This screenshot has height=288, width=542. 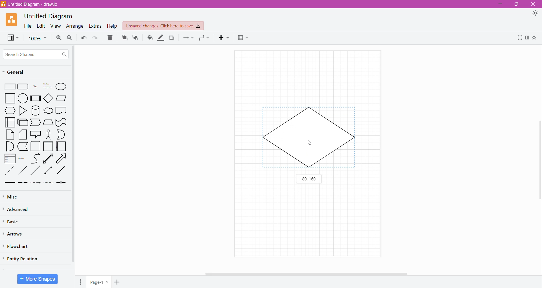 What do you see at coordinates (22, 123) in the screenshot?
I see `Cube` at bounding box center [22, 123].